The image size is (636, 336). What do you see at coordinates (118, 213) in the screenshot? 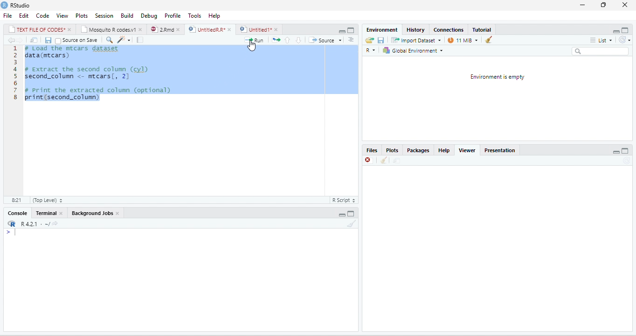
I see `close` at bounding box center [118, 213].